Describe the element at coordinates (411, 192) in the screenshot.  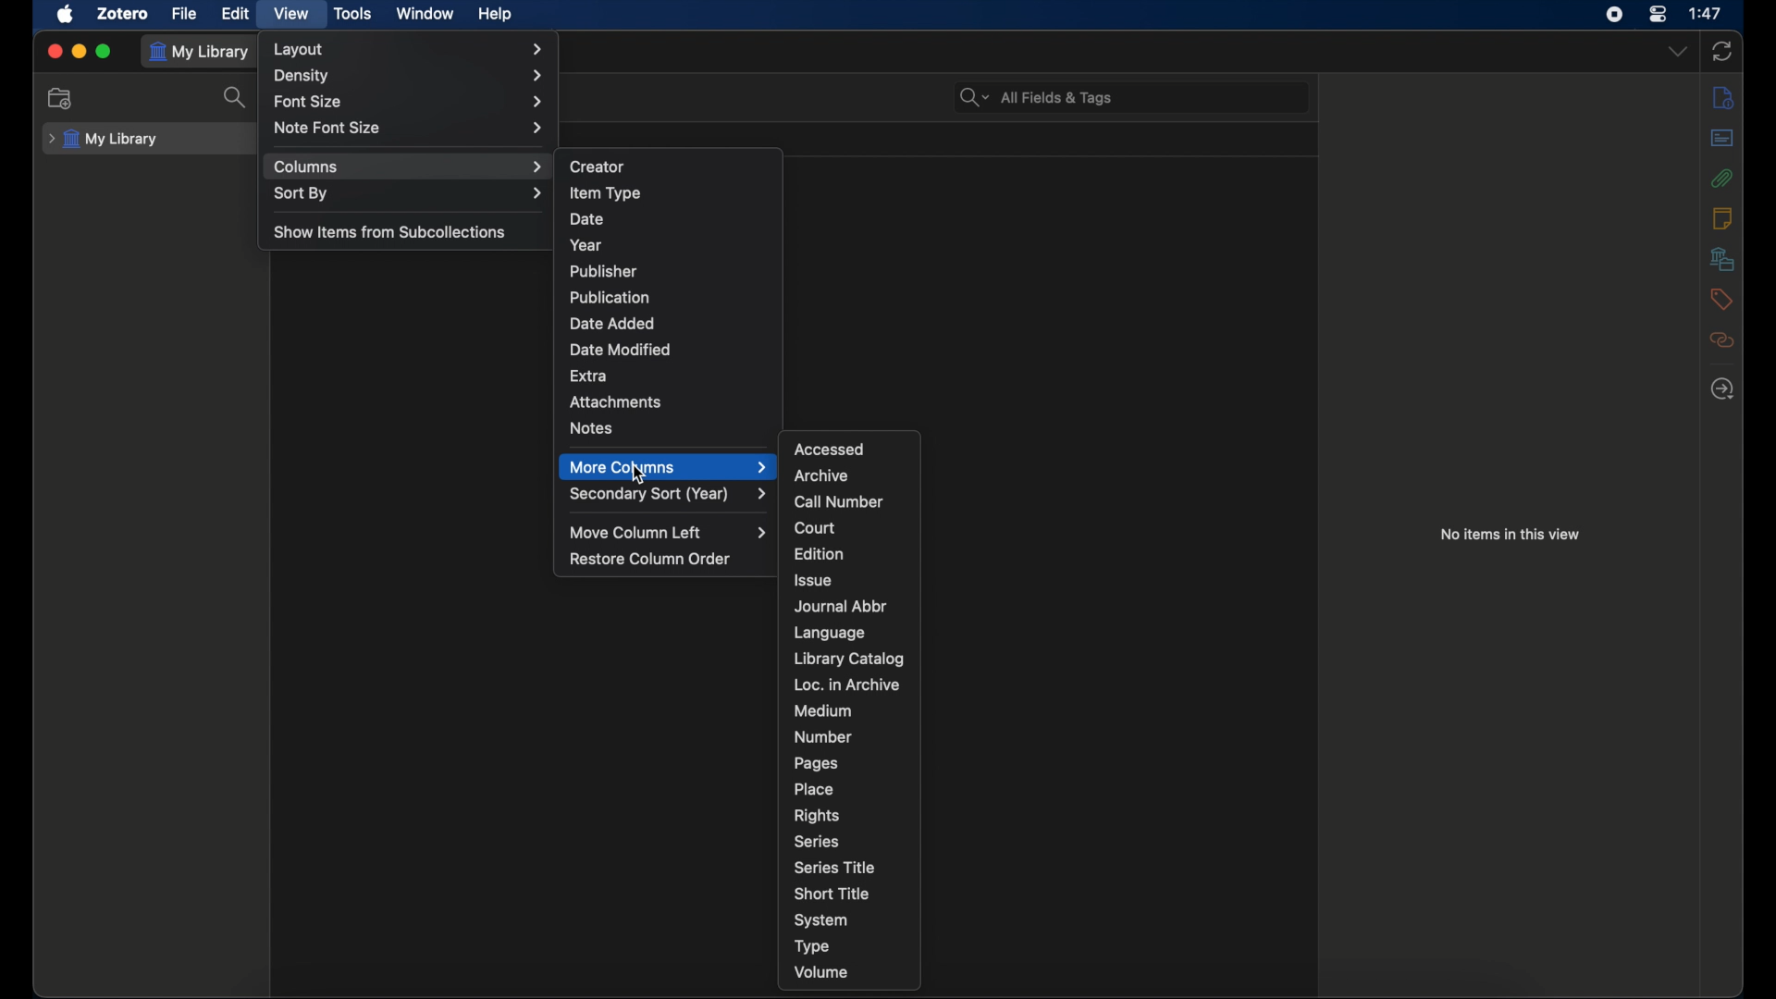
I see `sort by` at that location.